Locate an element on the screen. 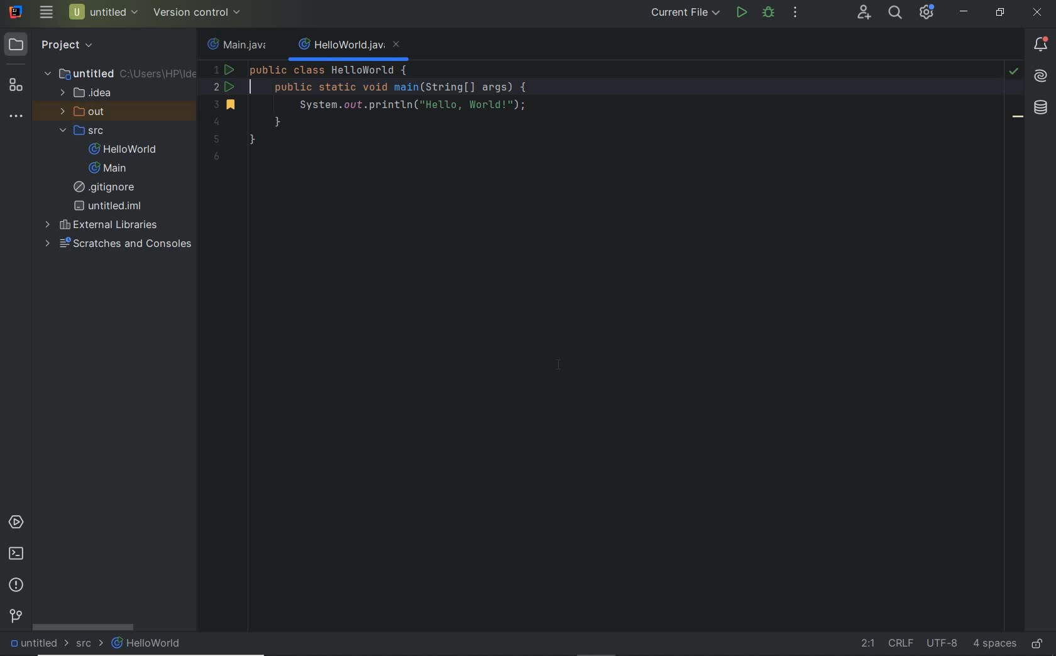 This screenshot has height=656, width=1056. untitled is located at coordinates (119, 73).